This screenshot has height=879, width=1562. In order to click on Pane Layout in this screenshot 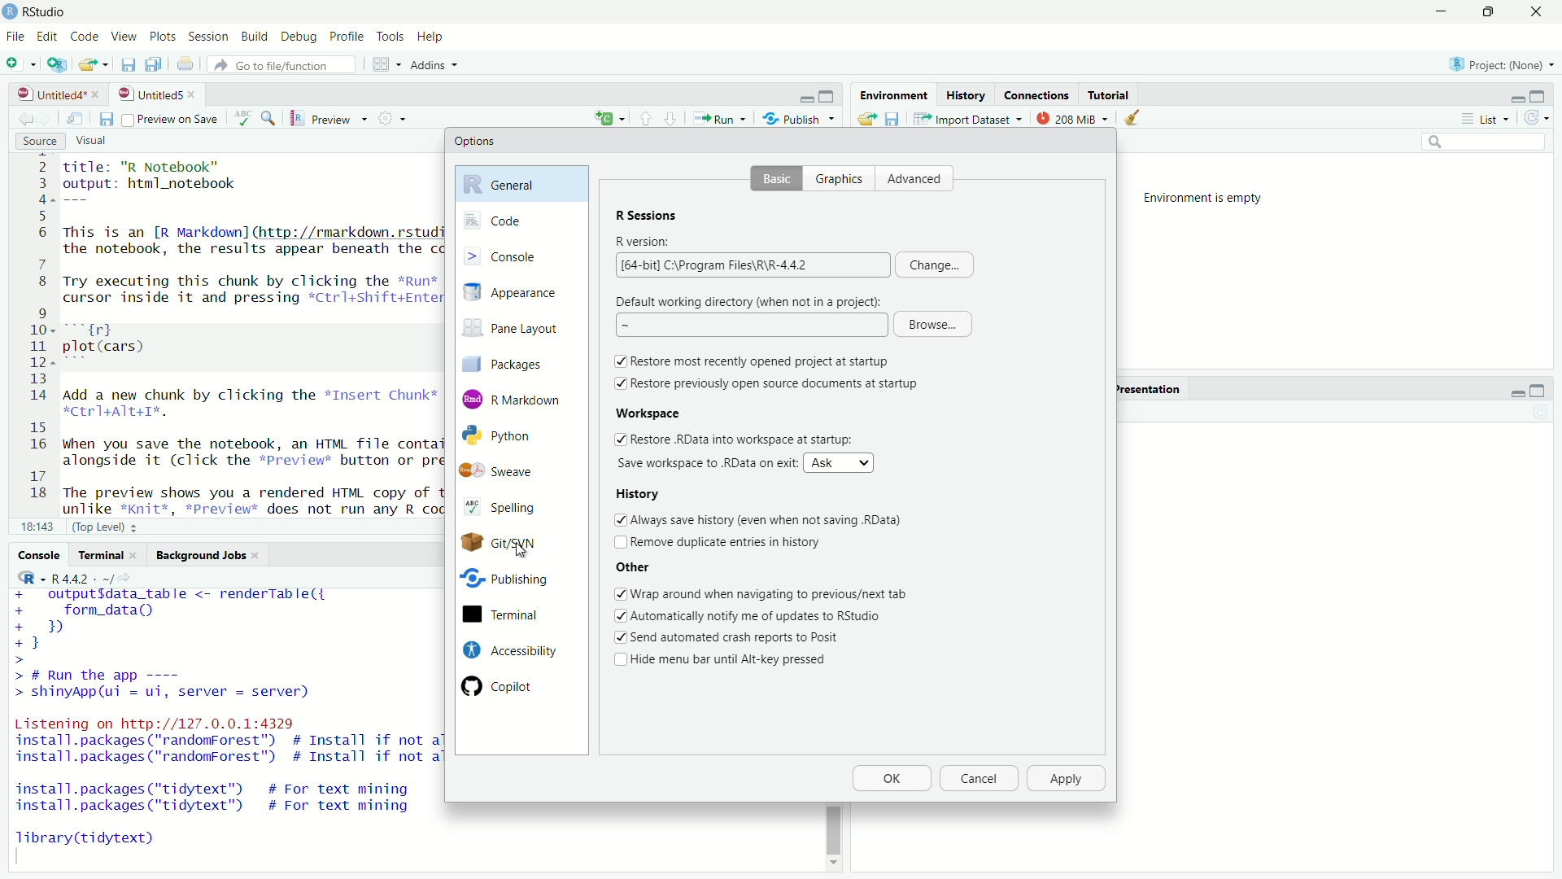, I will do `click(516, 330)`.